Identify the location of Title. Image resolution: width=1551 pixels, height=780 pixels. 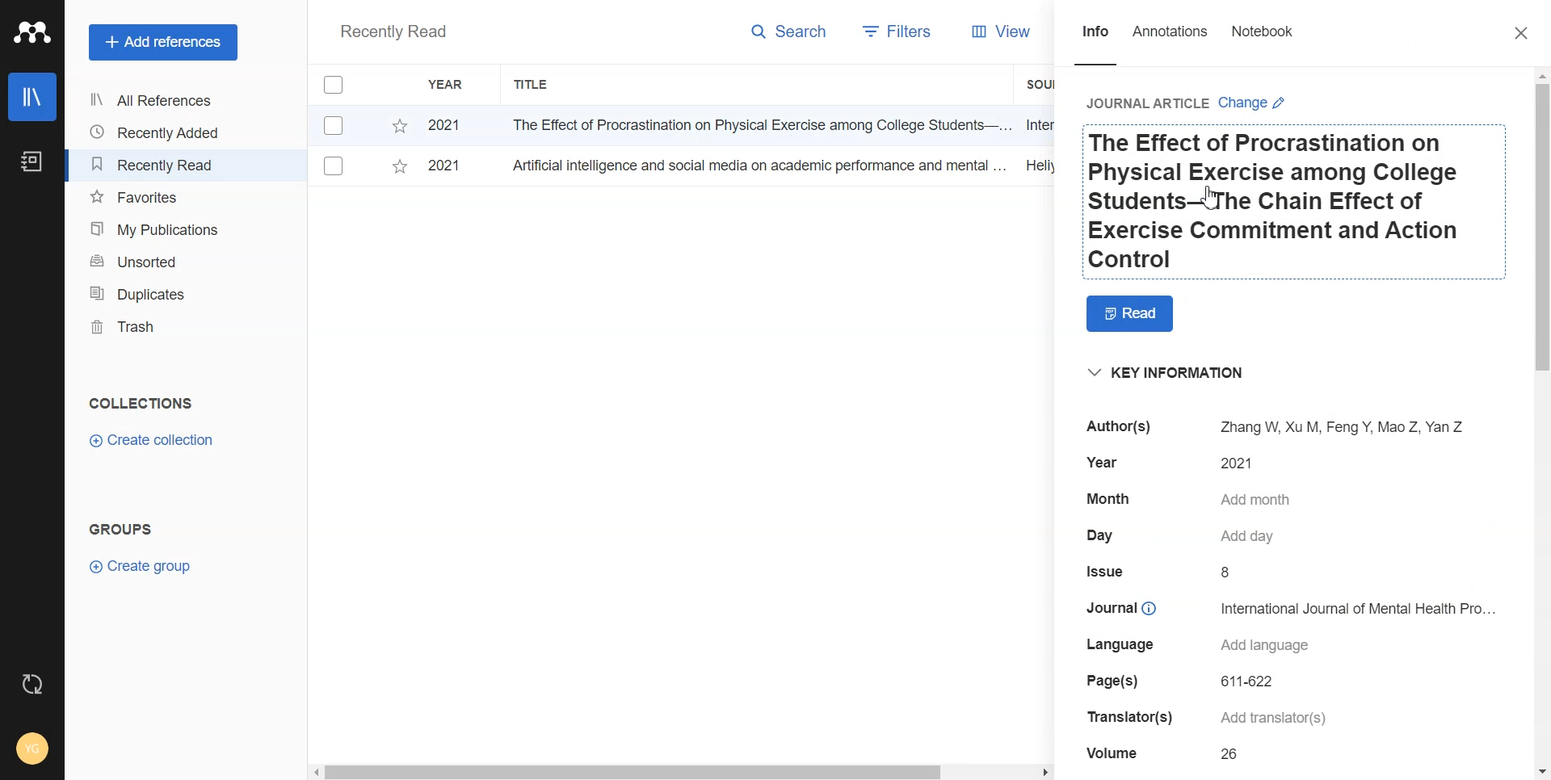
(532, 85).